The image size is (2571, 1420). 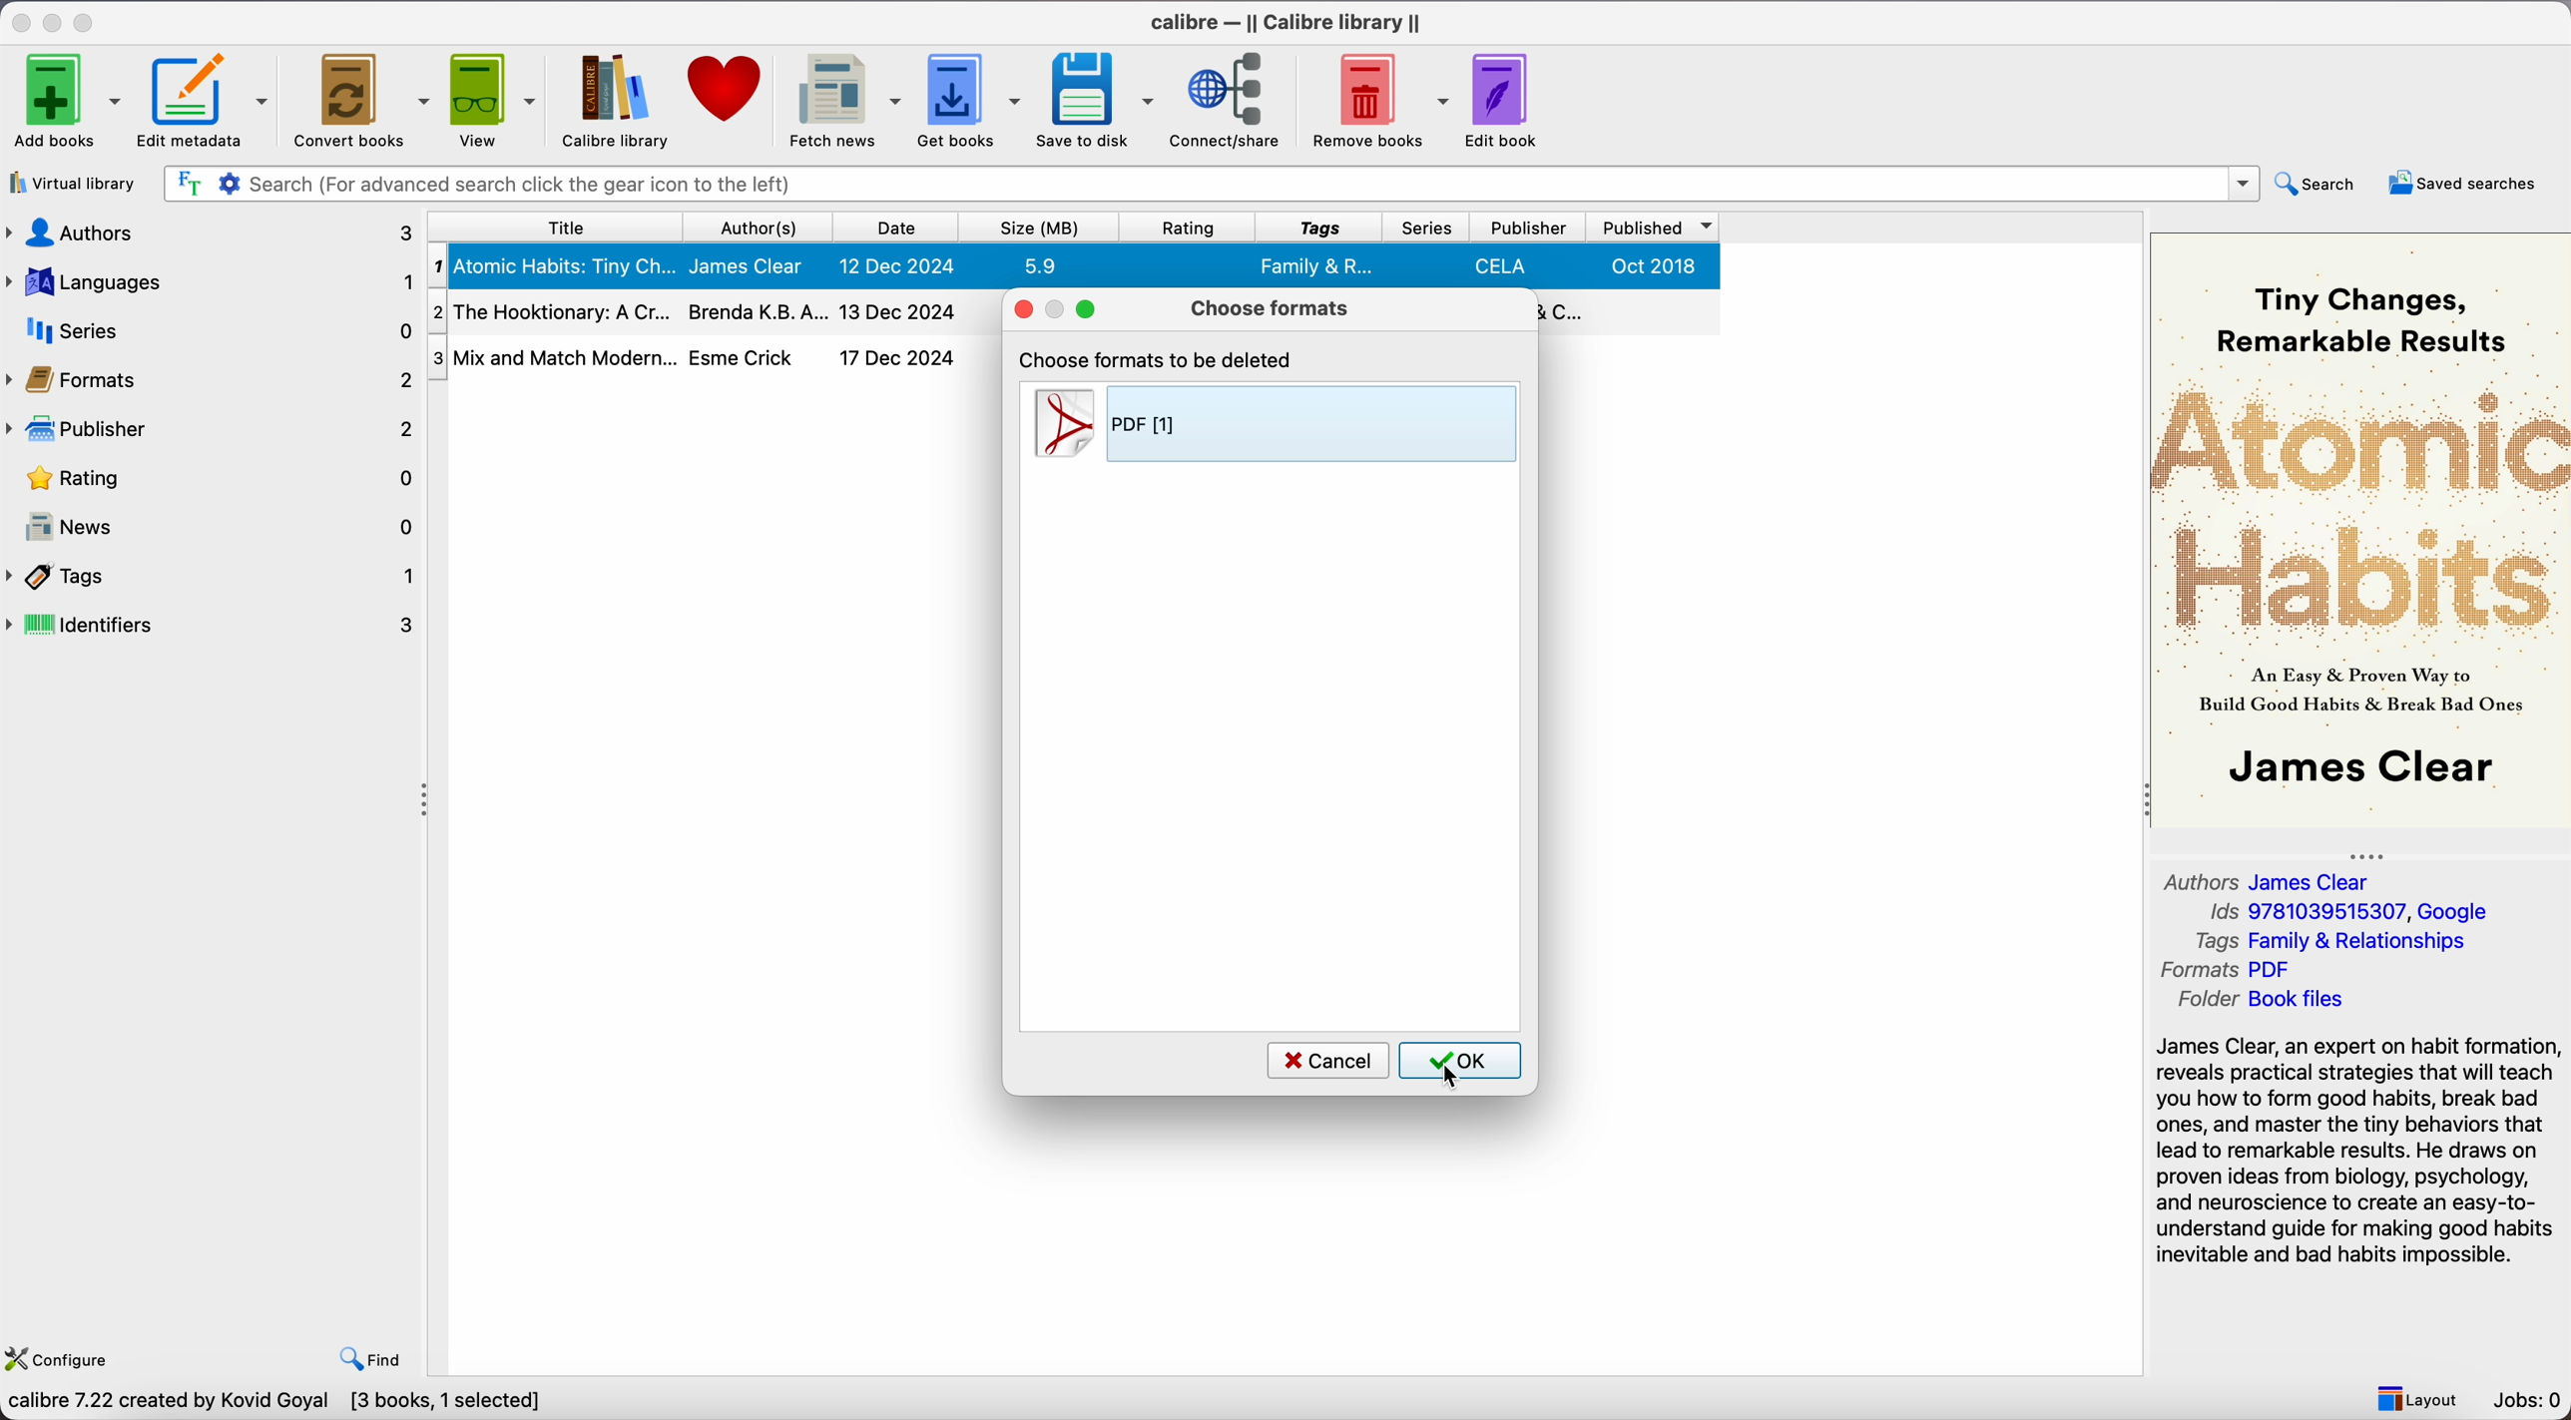 What do you see at coordinates (211, 377) in the screenshot?
I see `formats` at bounding box center [211, 377].